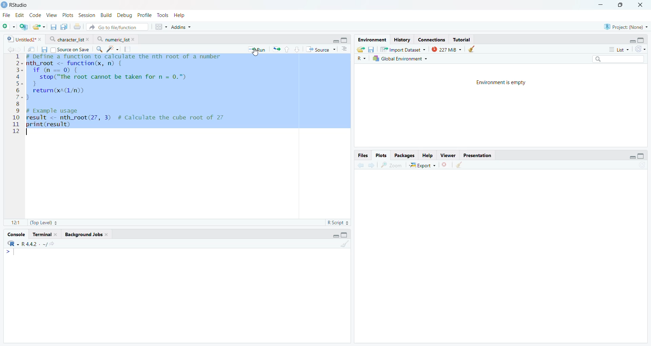  What do you see at coordinates (129, 49) in the screenshot?
I see `Compile report` at bounding box center [129, 49].